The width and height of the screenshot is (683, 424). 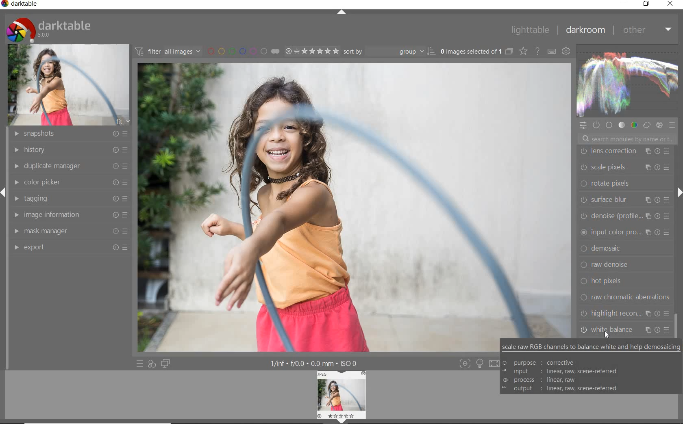 What do you see at coordinates (537, 51) in the screenshot?
I see `enable for online help` at bounding box center [537, 51].